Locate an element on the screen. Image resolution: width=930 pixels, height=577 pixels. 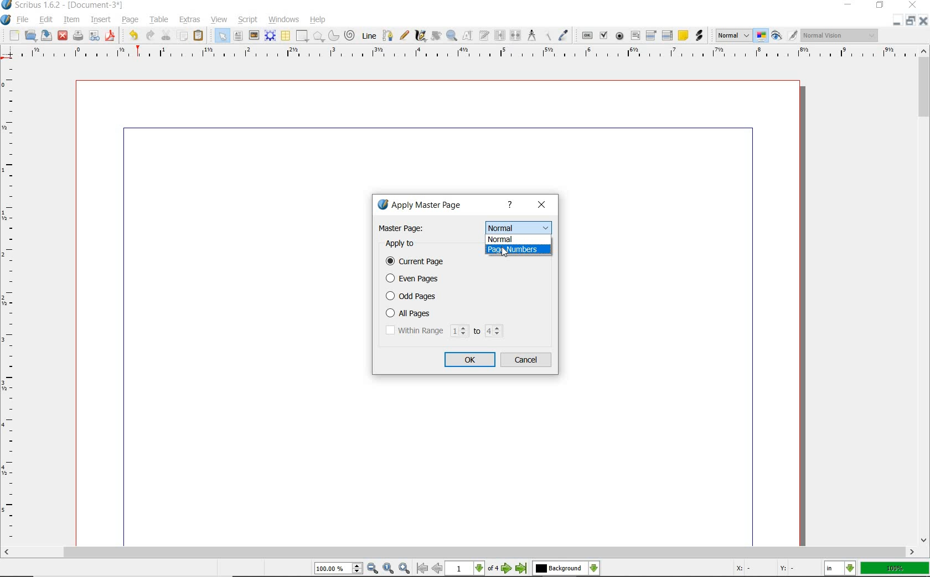
table is located at coordinates (158, 20).